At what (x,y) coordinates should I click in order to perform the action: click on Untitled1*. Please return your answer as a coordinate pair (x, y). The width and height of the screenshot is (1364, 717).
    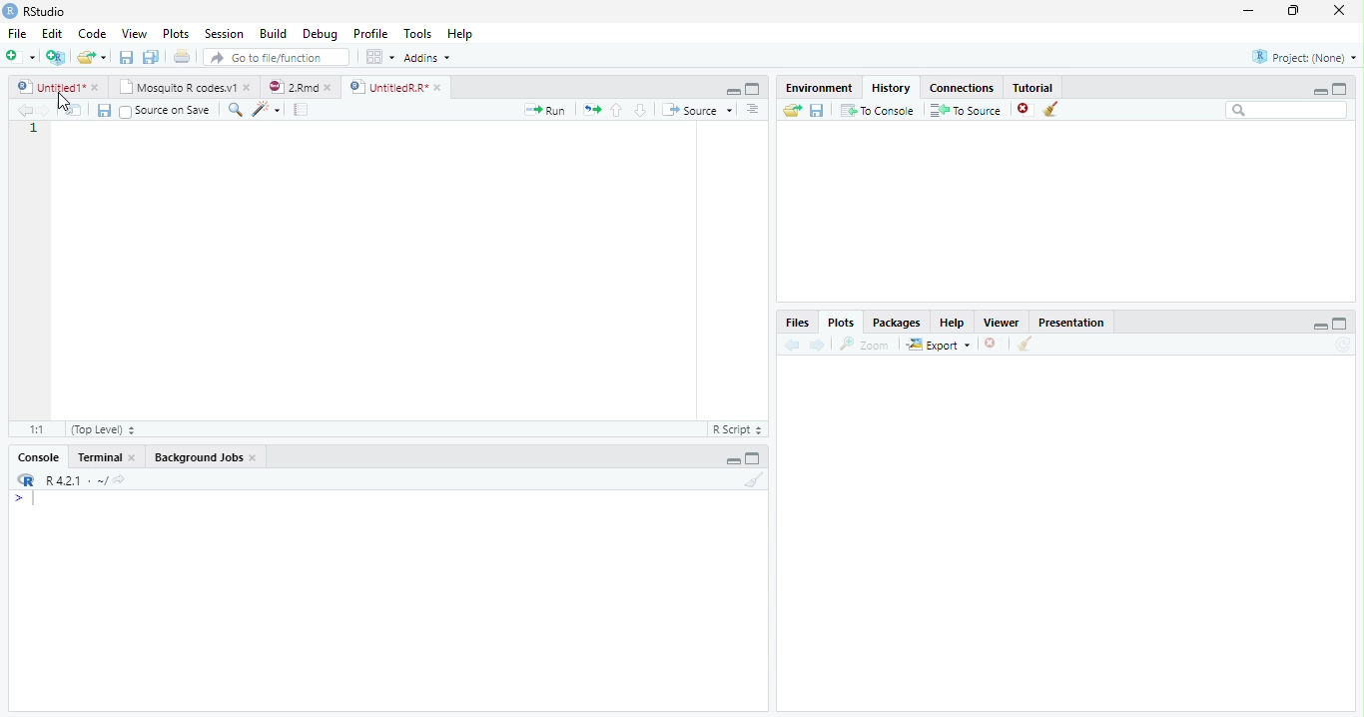
    Looking at the image, I should click on (50, 88).